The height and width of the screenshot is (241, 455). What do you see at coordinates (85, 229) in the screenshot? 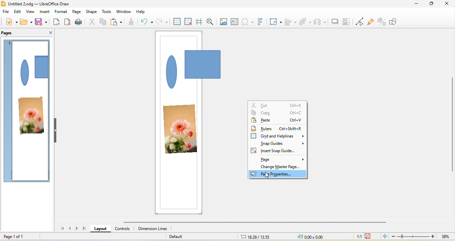
I see `last page` at bounding box center [85, 229].